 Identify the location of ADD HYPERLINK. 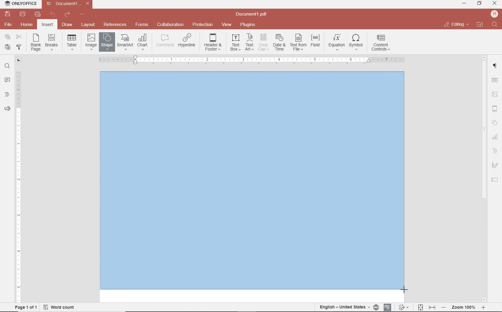
(187, 42).